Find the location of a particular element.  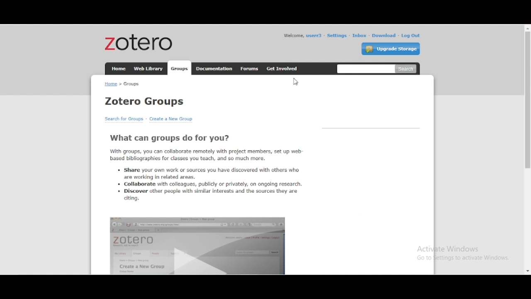

documentation is located at coordinates (213, 68).